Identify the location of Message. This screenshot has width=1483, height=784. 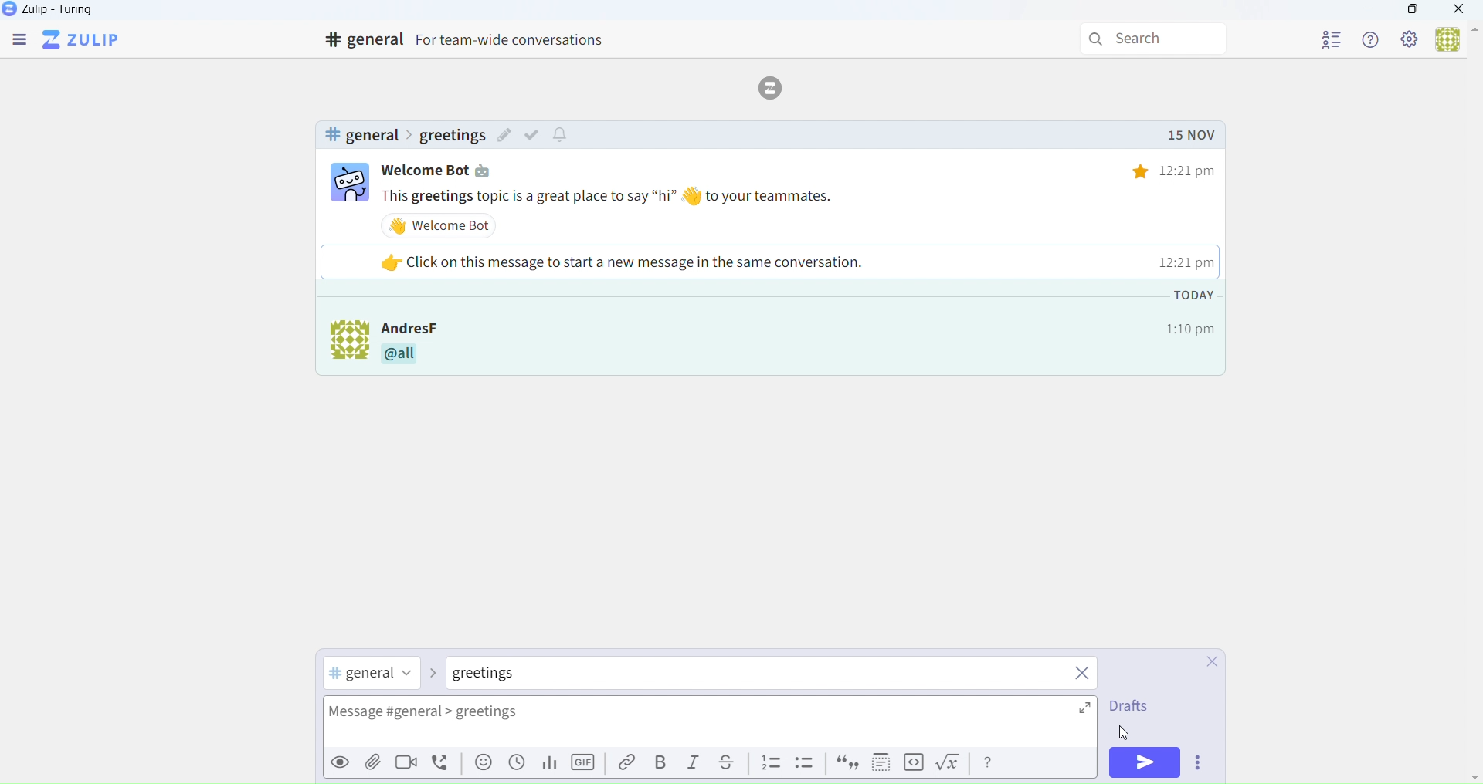
(715, 724).